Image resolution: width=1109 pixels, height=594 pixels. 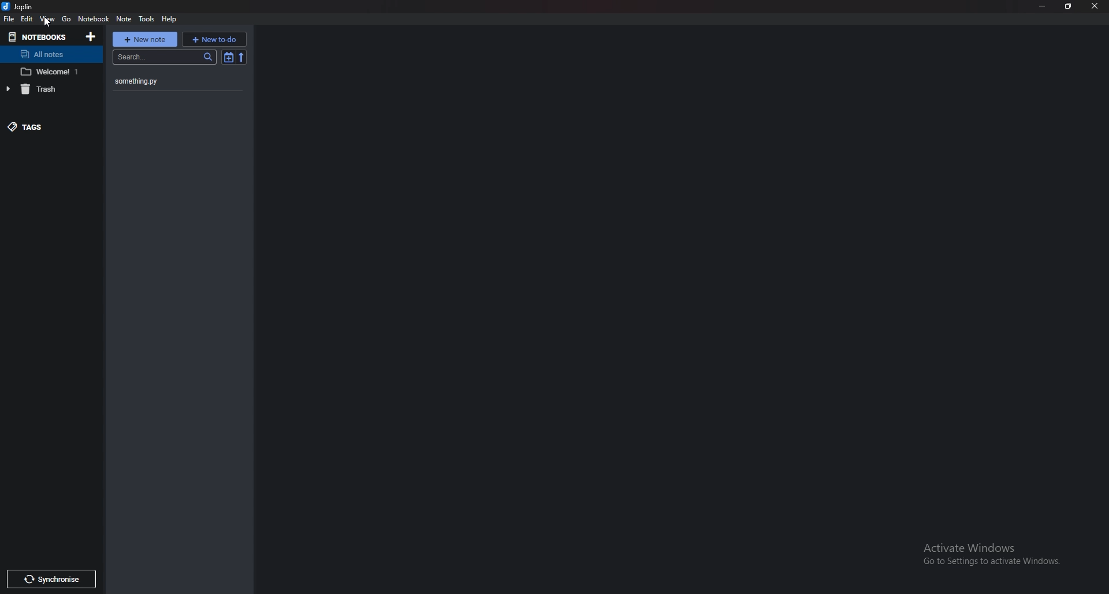 What do you see at coordinates (95, 19) in the screenshot?
I see `Notebook` at bounding box center [95, 19].